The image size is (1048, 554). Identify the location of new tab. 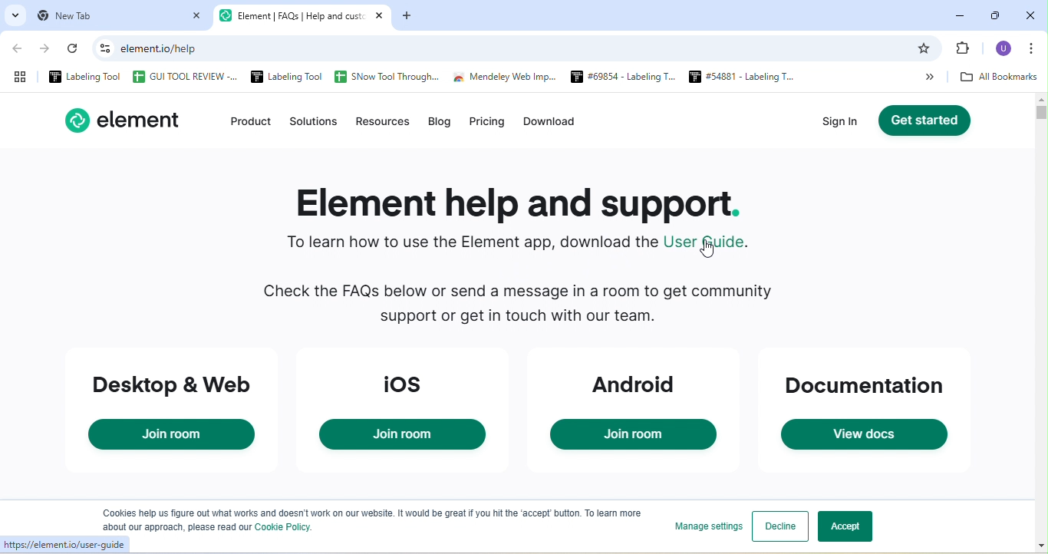
(118, 18).